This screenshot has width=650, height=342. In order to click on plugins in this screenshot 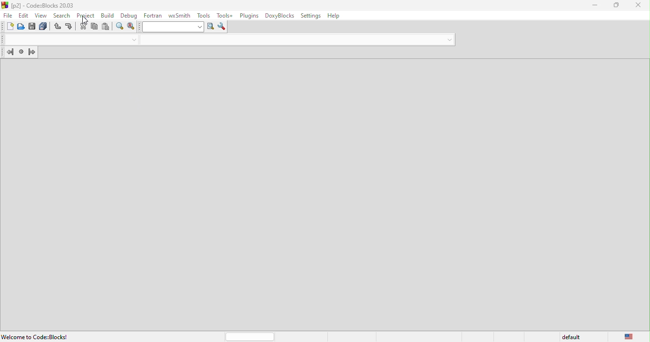, I will do `click(248, 16)`.